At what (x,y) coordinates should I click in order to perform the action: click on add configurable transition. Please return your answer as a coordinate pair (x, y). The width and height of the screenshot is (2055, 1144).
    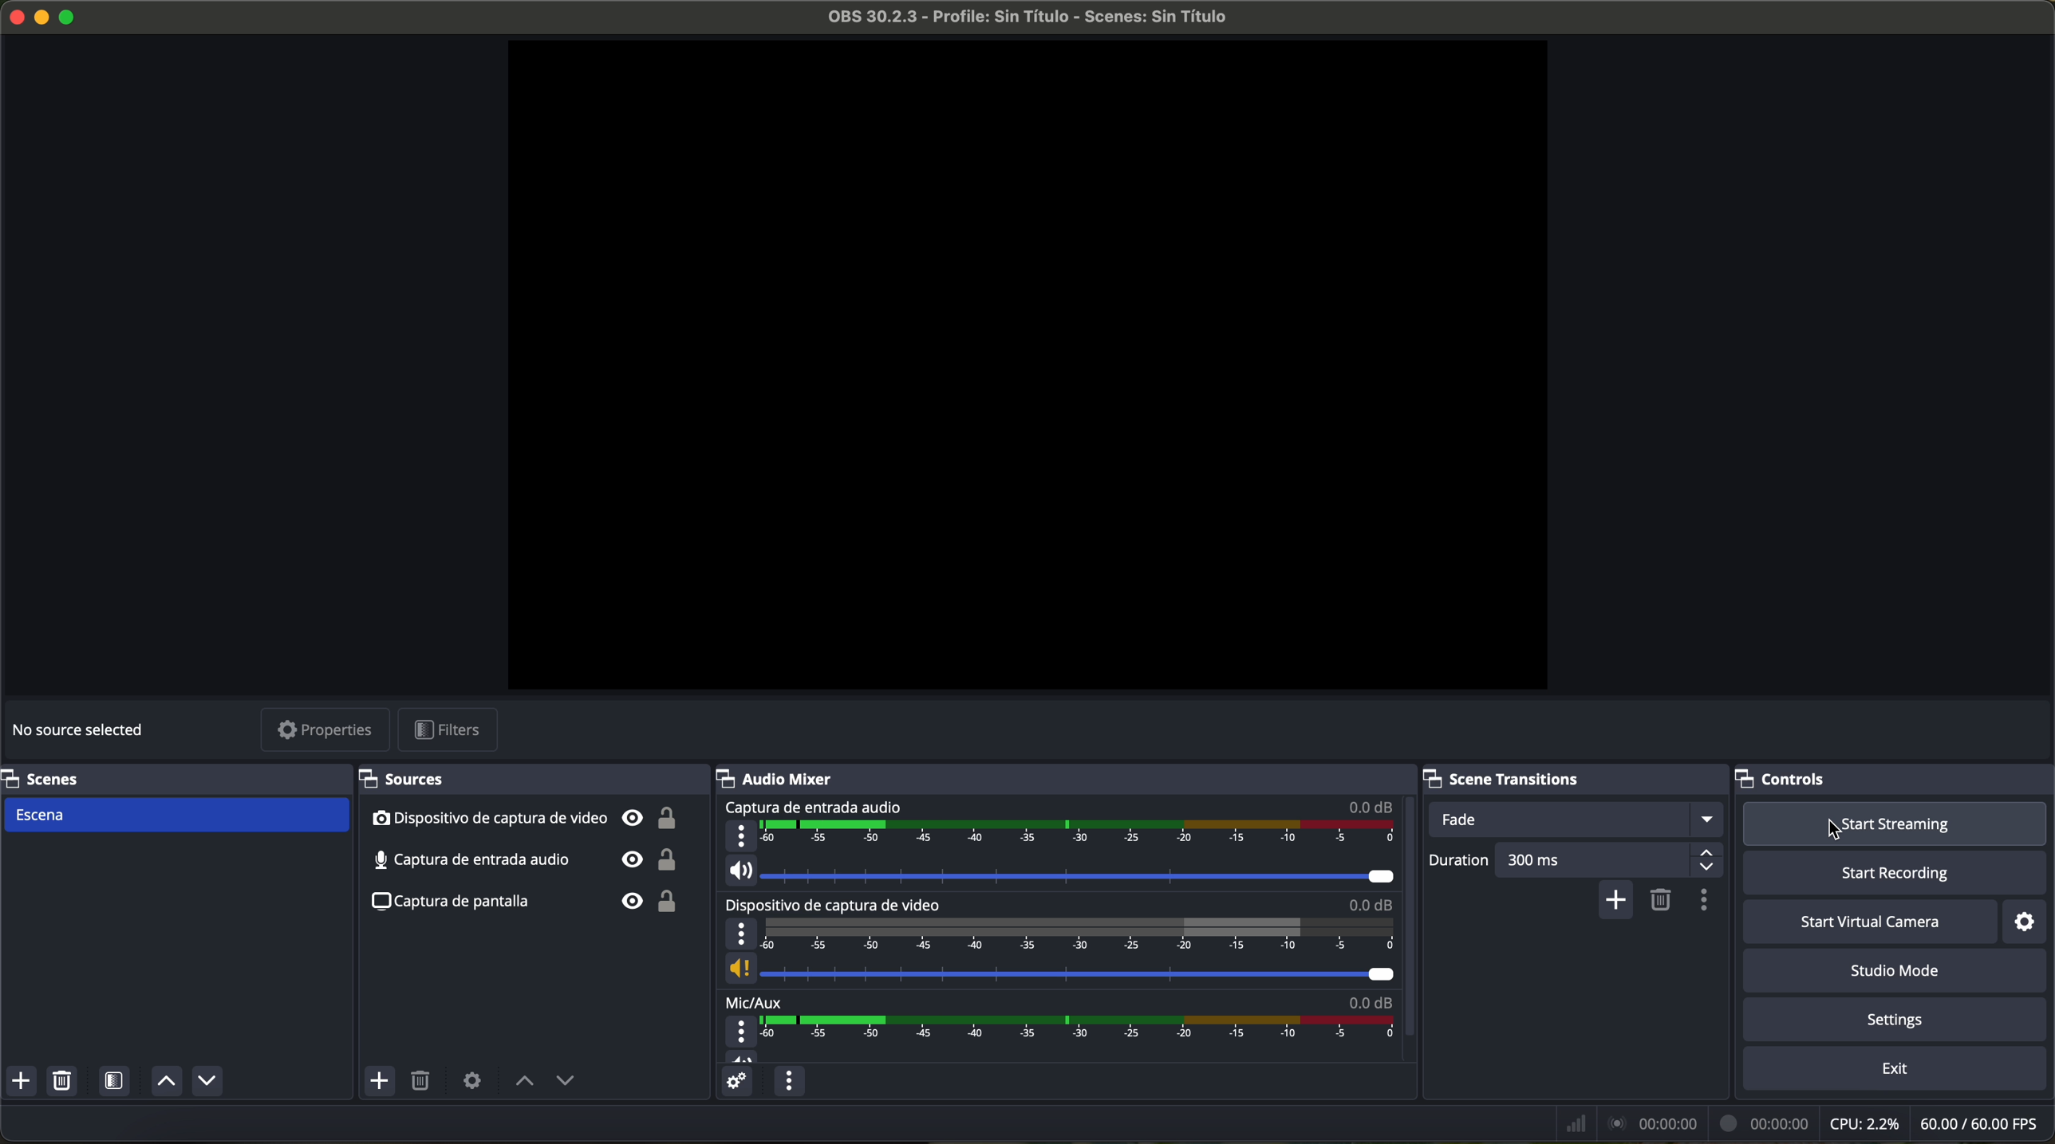
    Looking at the image, I should click on (1619, 900).